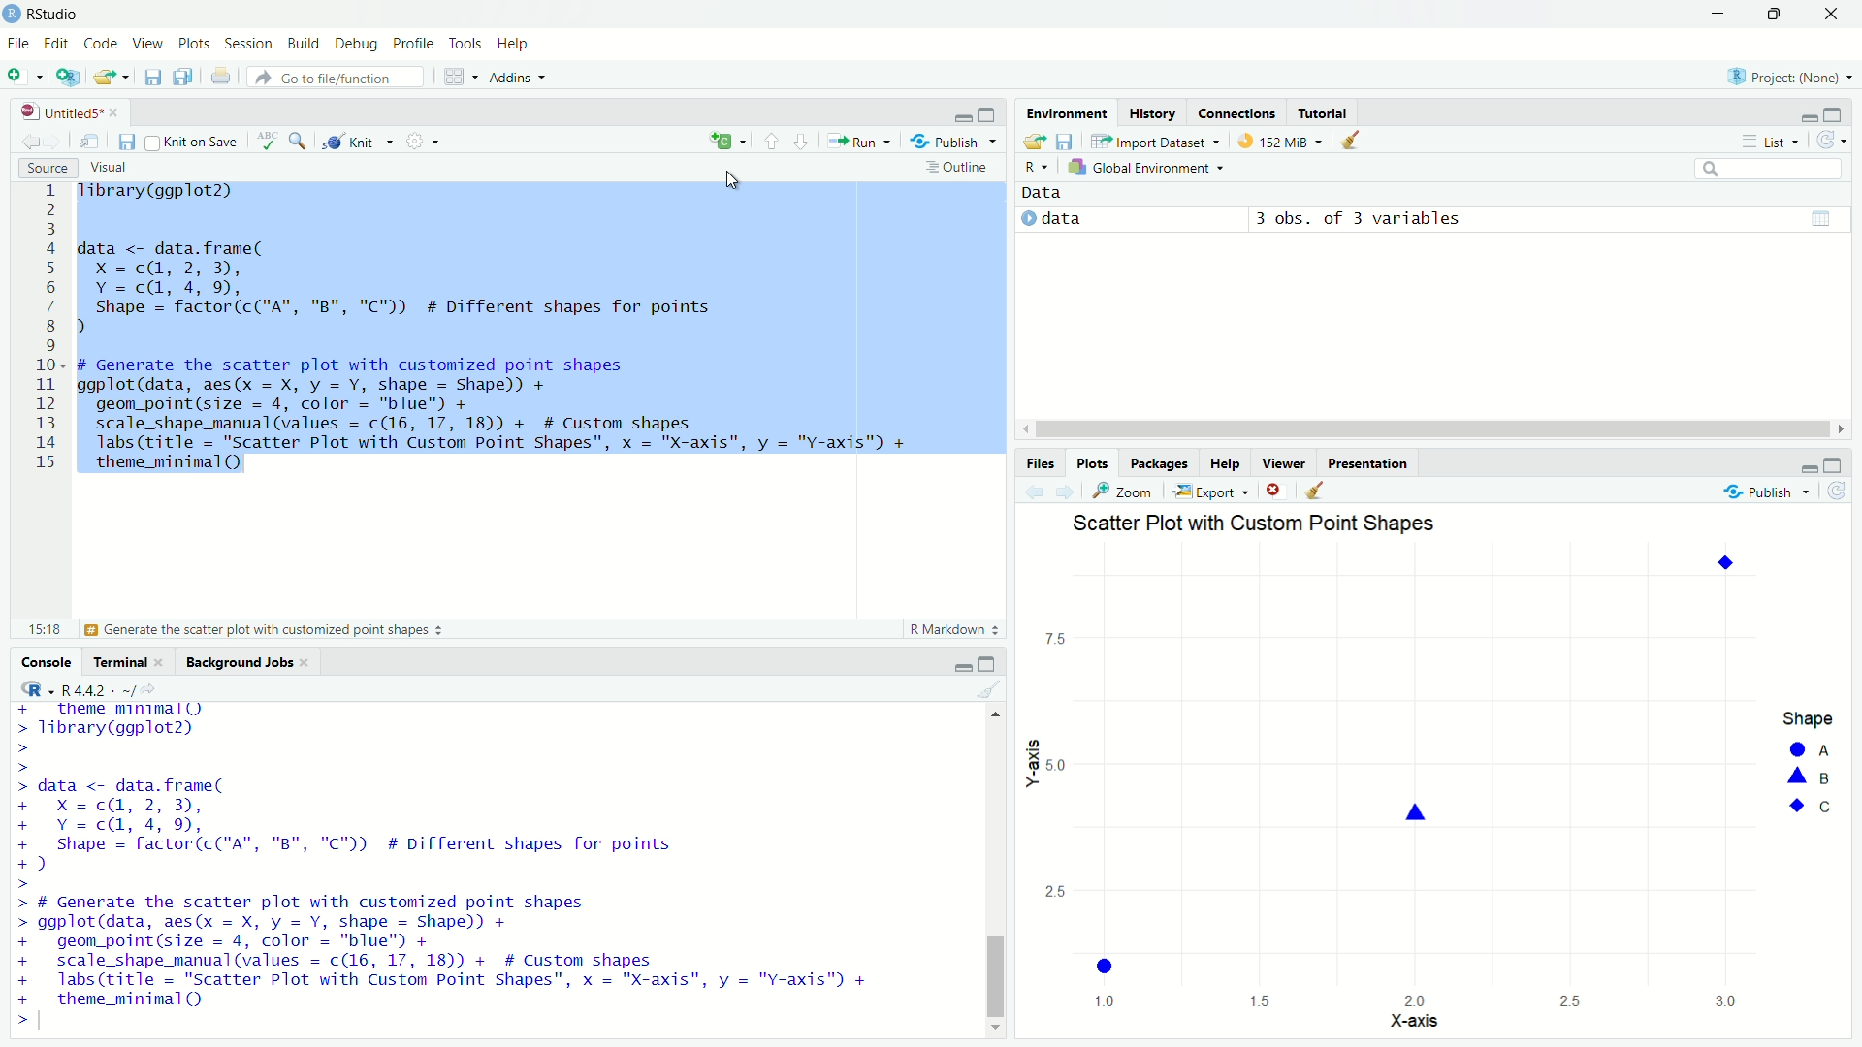 Image resolution: width=1862 pixels, height=1047 pixels. I want to click on 4 obs. of 1 variable, so click(1353, 219).